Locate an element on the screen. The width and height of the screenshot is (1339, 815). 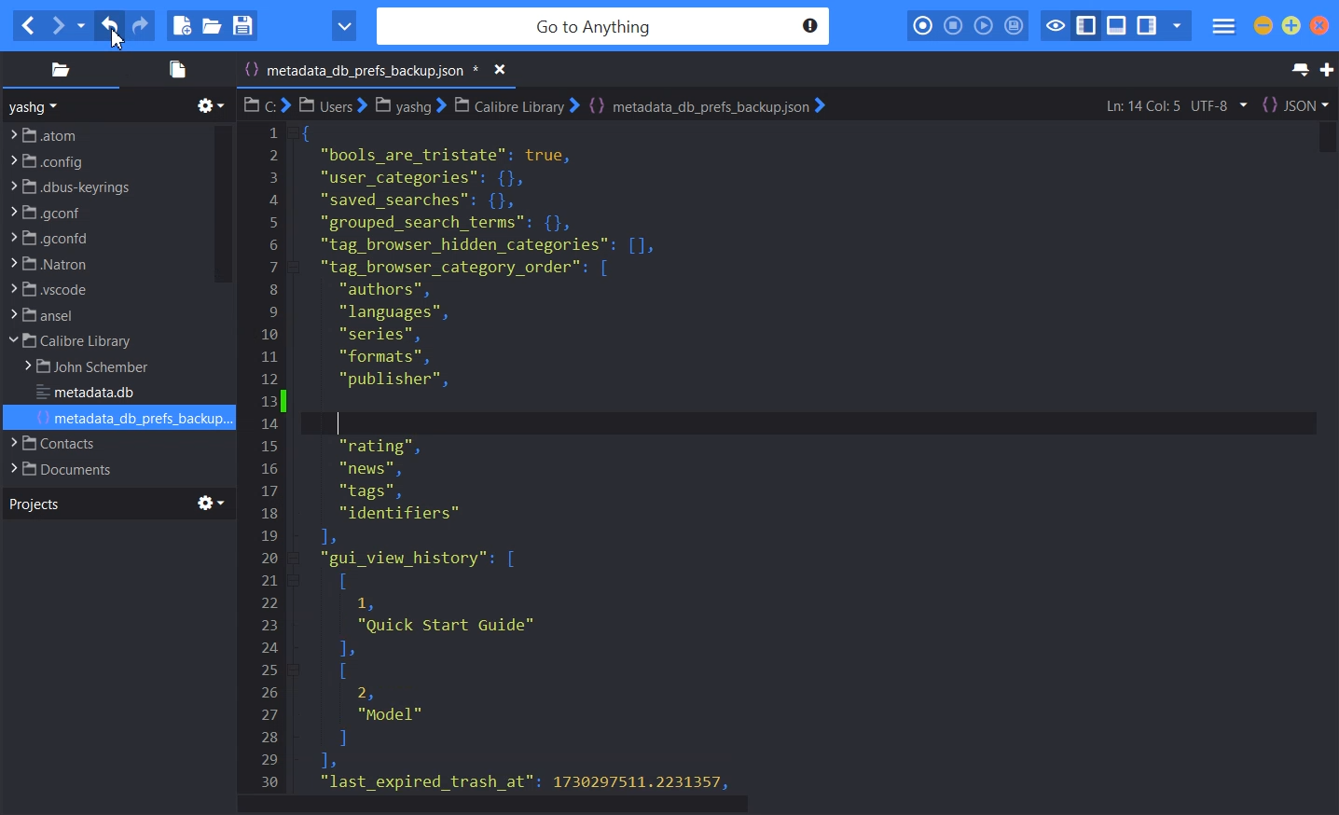
File is located at coordinates (101, 443).